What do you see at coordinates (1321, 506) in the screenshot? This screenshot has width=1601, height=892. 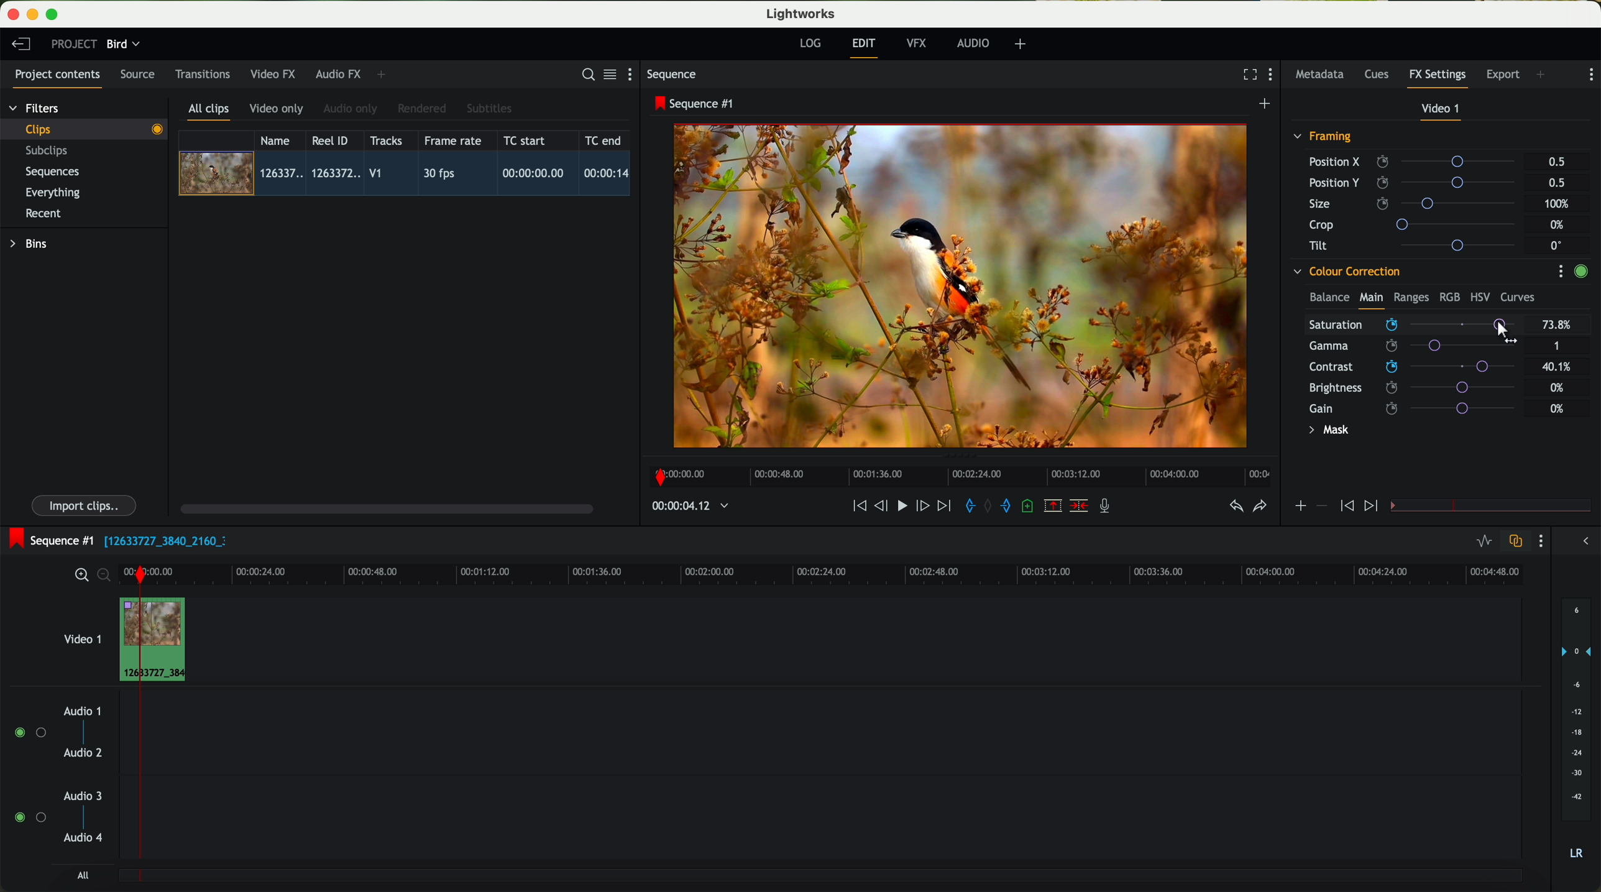 I see `icon` at bounding box center [1321, 506].